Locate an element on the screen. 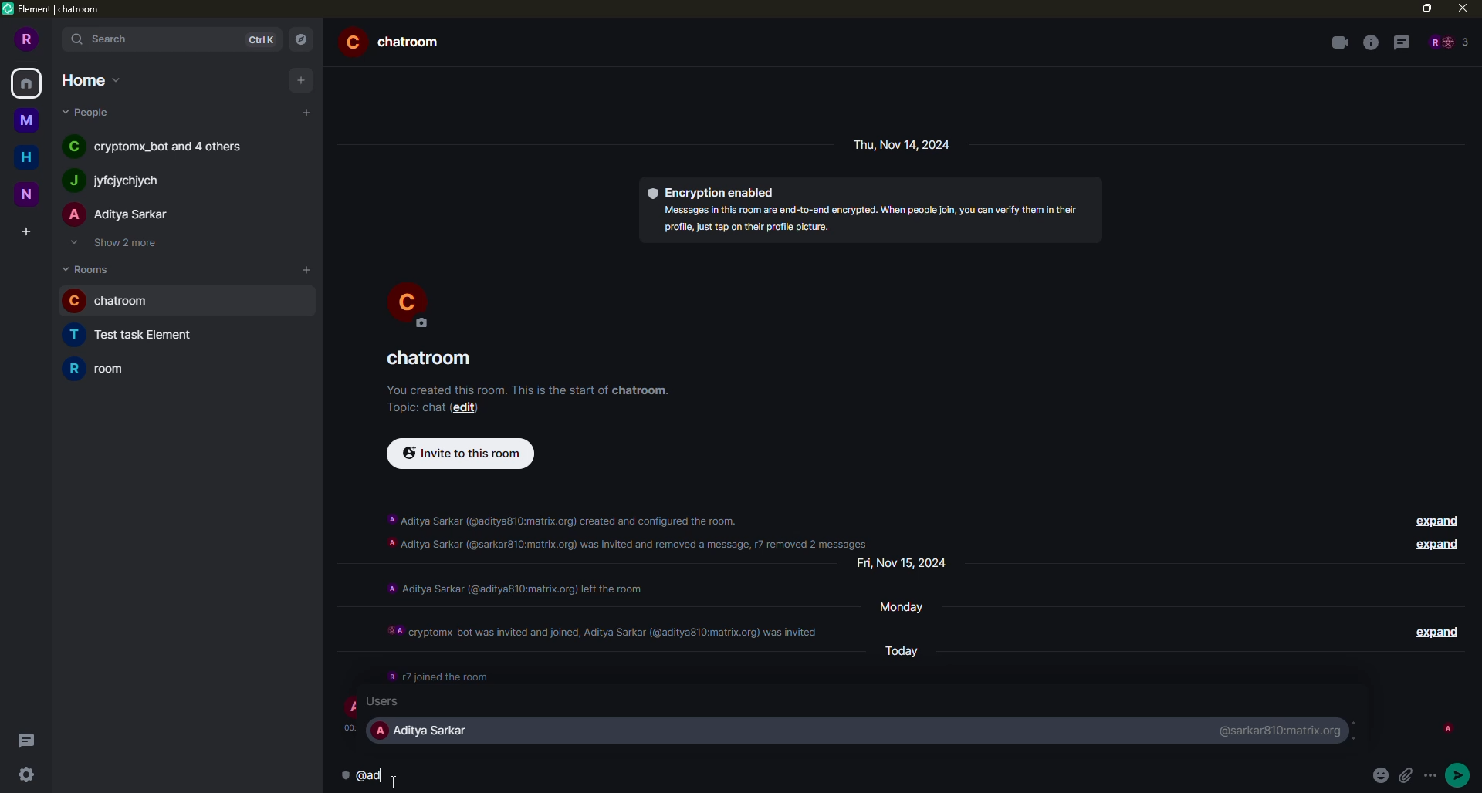  info is located at coordinates (529, 387).